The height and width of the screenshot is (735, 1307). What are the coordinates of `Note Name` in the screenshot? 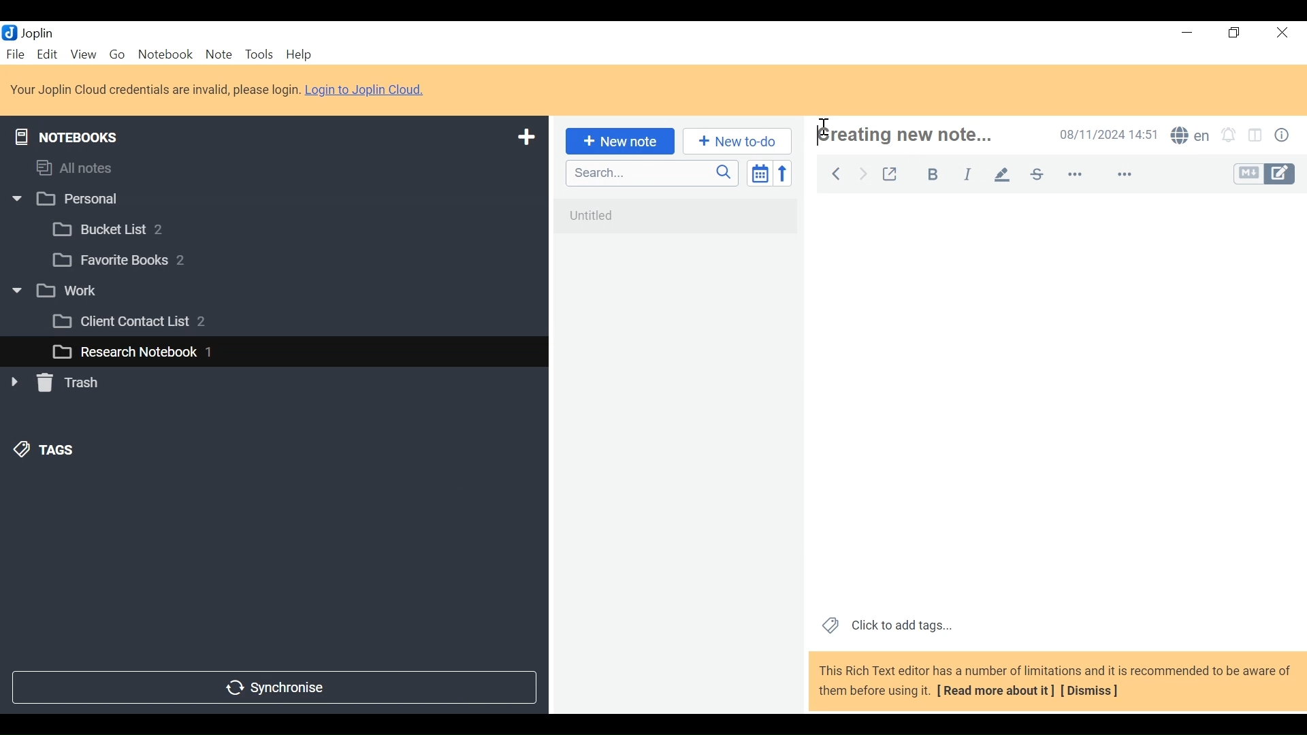 It's located at (921, 136).